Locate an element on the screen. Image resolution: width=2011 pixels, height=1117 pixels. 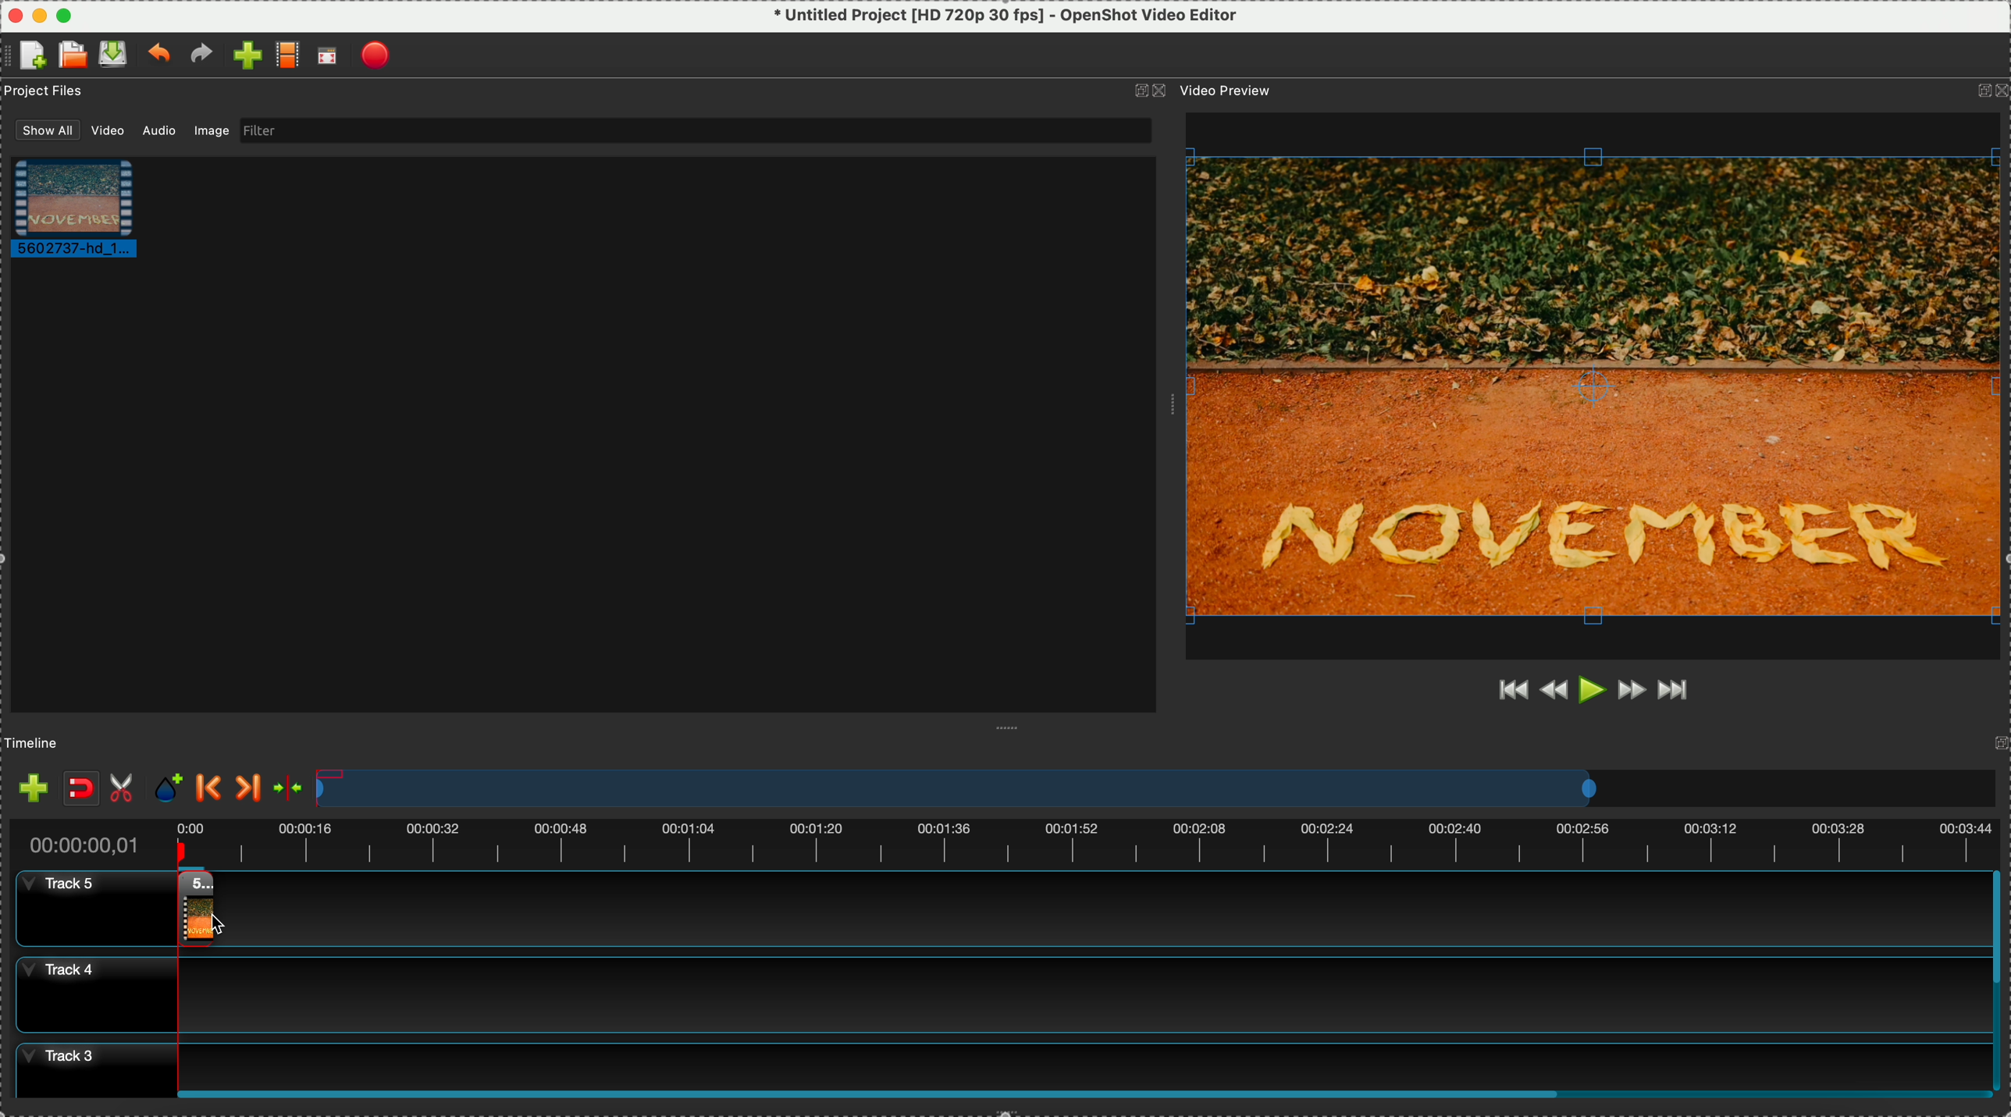
enable razor is located at coordinates (126, 786).